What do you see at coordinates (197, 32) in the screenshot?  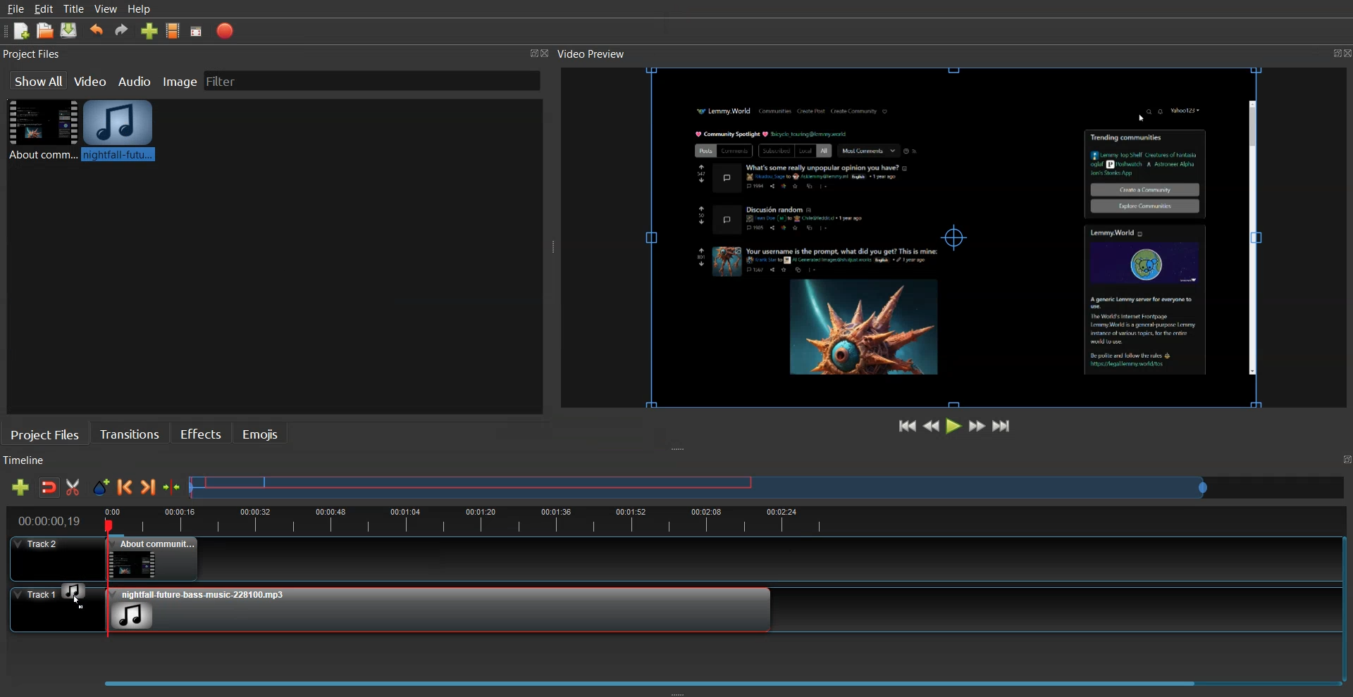 I see `Full screen` at bounding box center [197, 32].